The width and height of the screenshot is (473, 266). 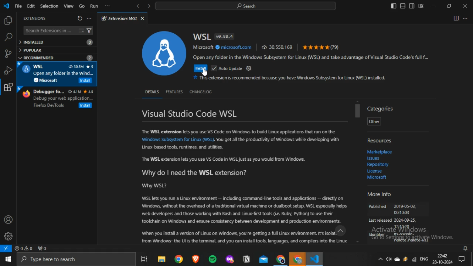 I want to click on Notifications, so click(x=462, y=259).